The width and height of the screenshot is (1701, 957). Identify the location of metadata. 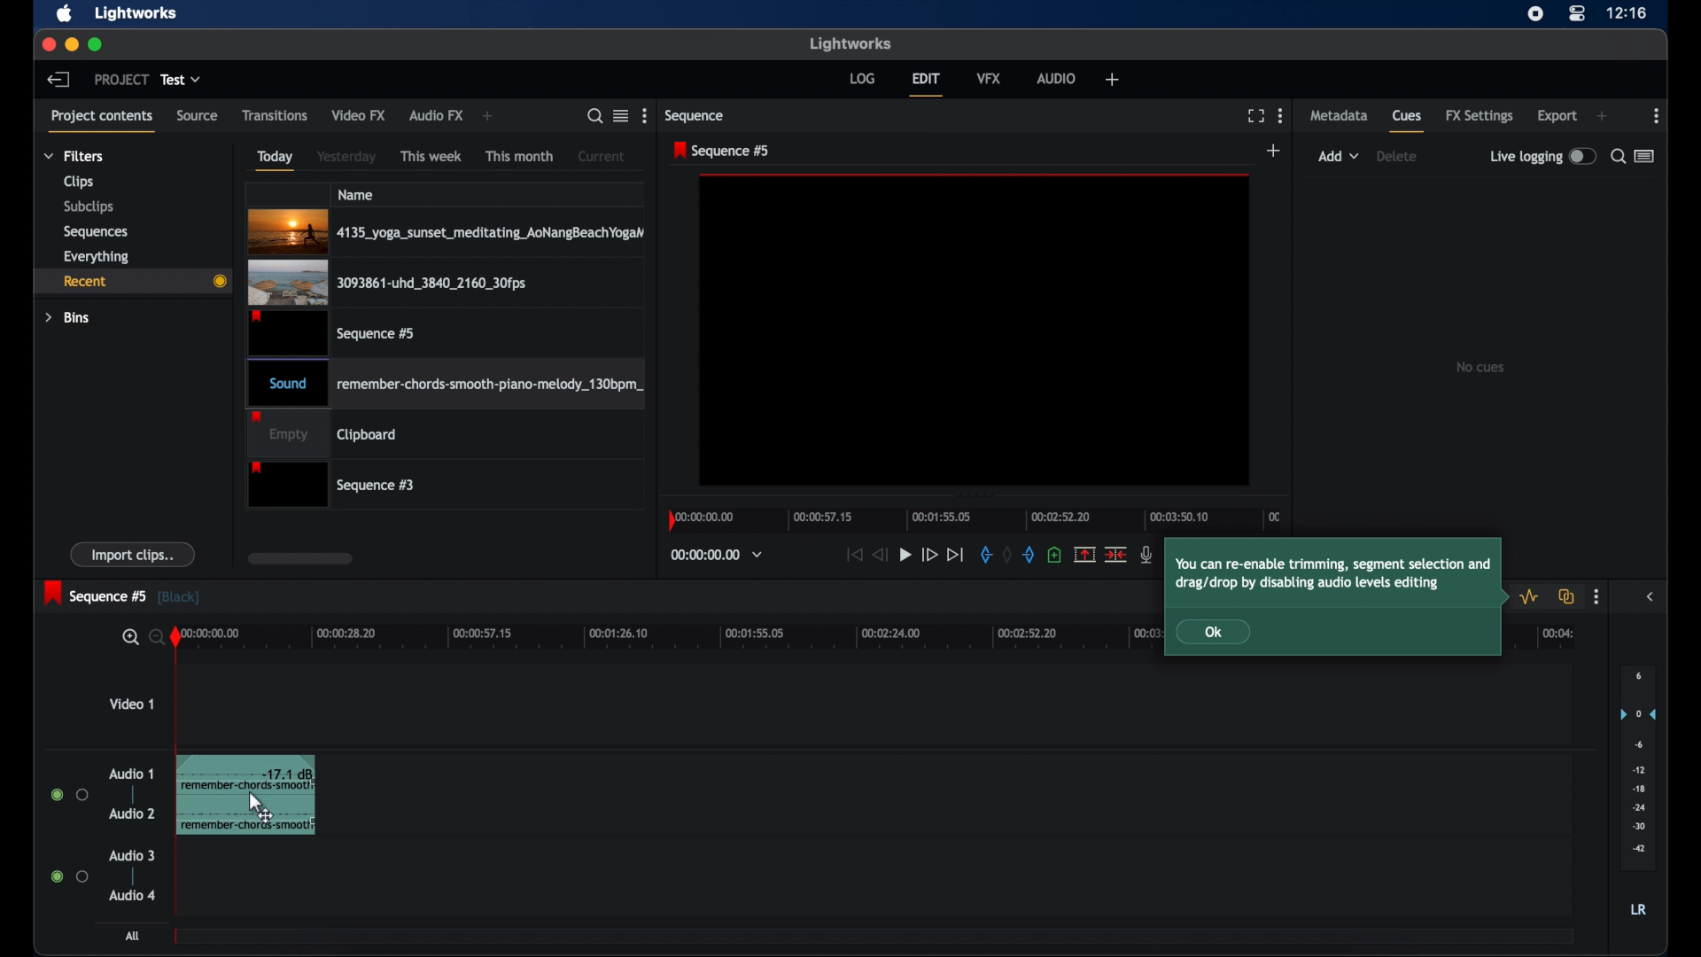
(1339, 114).